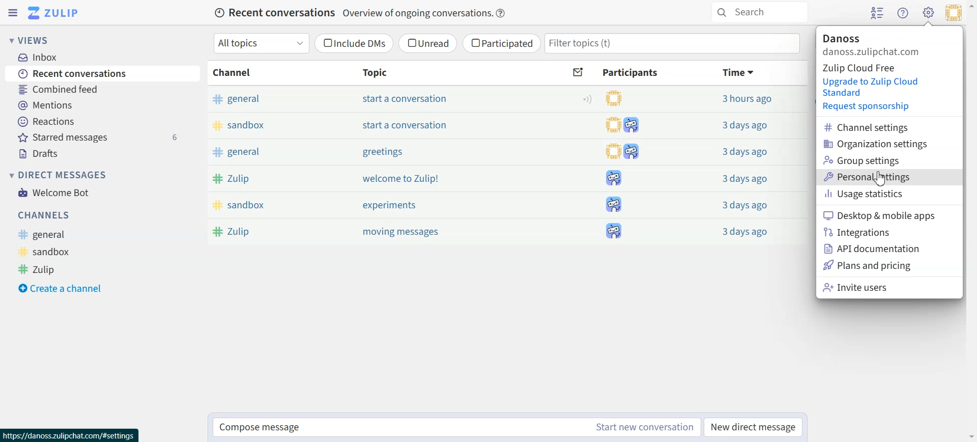 The height and width of the screenshot is (442, 977). I want to click on Zulip, so click(37, 269).